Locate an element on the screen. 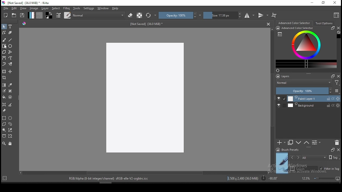 Image resolution: width=342 pixels, height=192 pixels. pan tool is located at coordinates (10, 144).